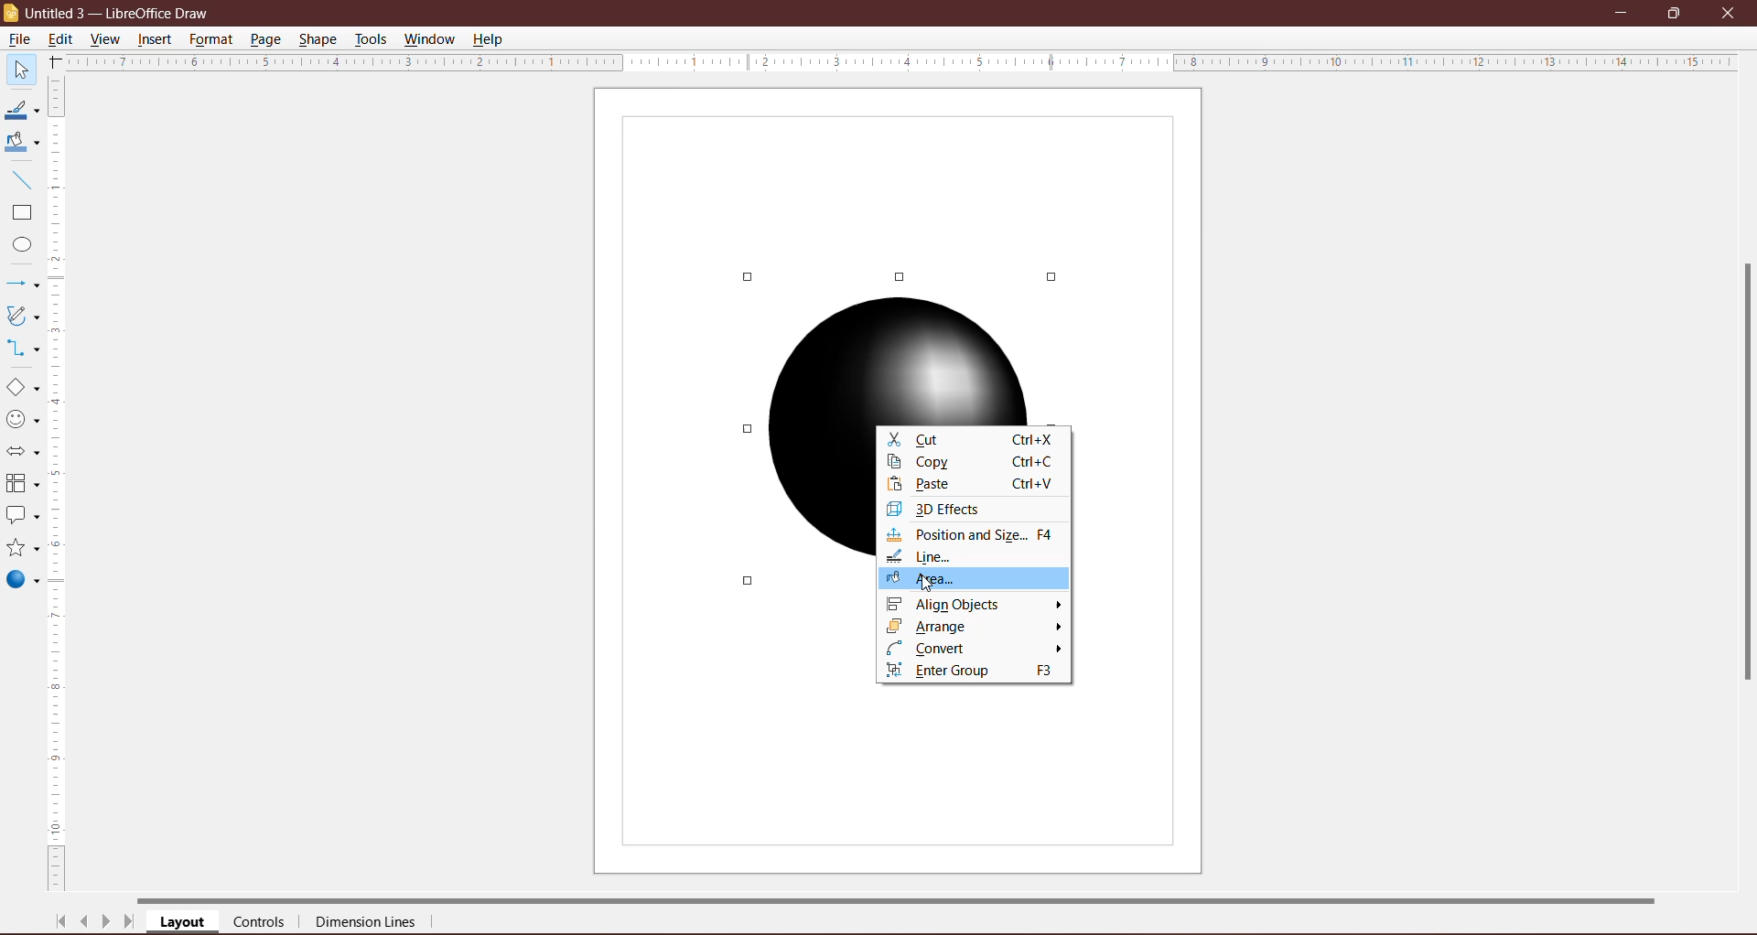  Describe the element at coordinates (21, 454) in the screenshot. I see `Block Arrows` at that location.